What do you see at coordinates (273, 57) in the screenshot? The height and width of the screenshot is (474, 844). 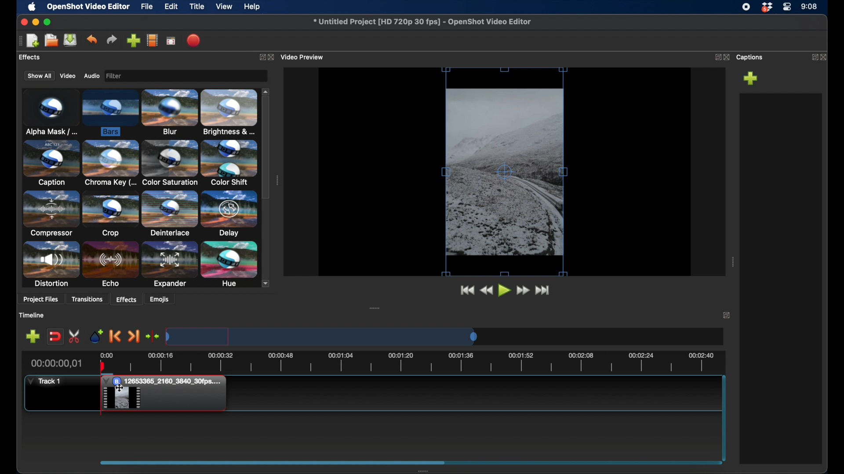 I see `close` at bounding box center [273, 57].